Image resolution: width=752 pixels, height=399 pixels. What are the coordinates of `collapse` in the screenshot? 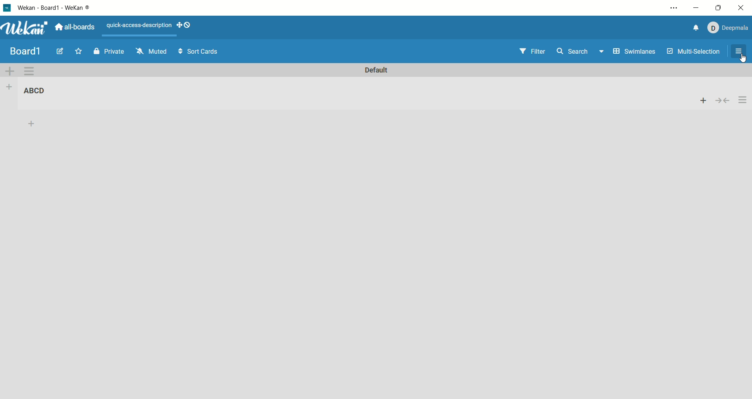 It's located at (724, 100).